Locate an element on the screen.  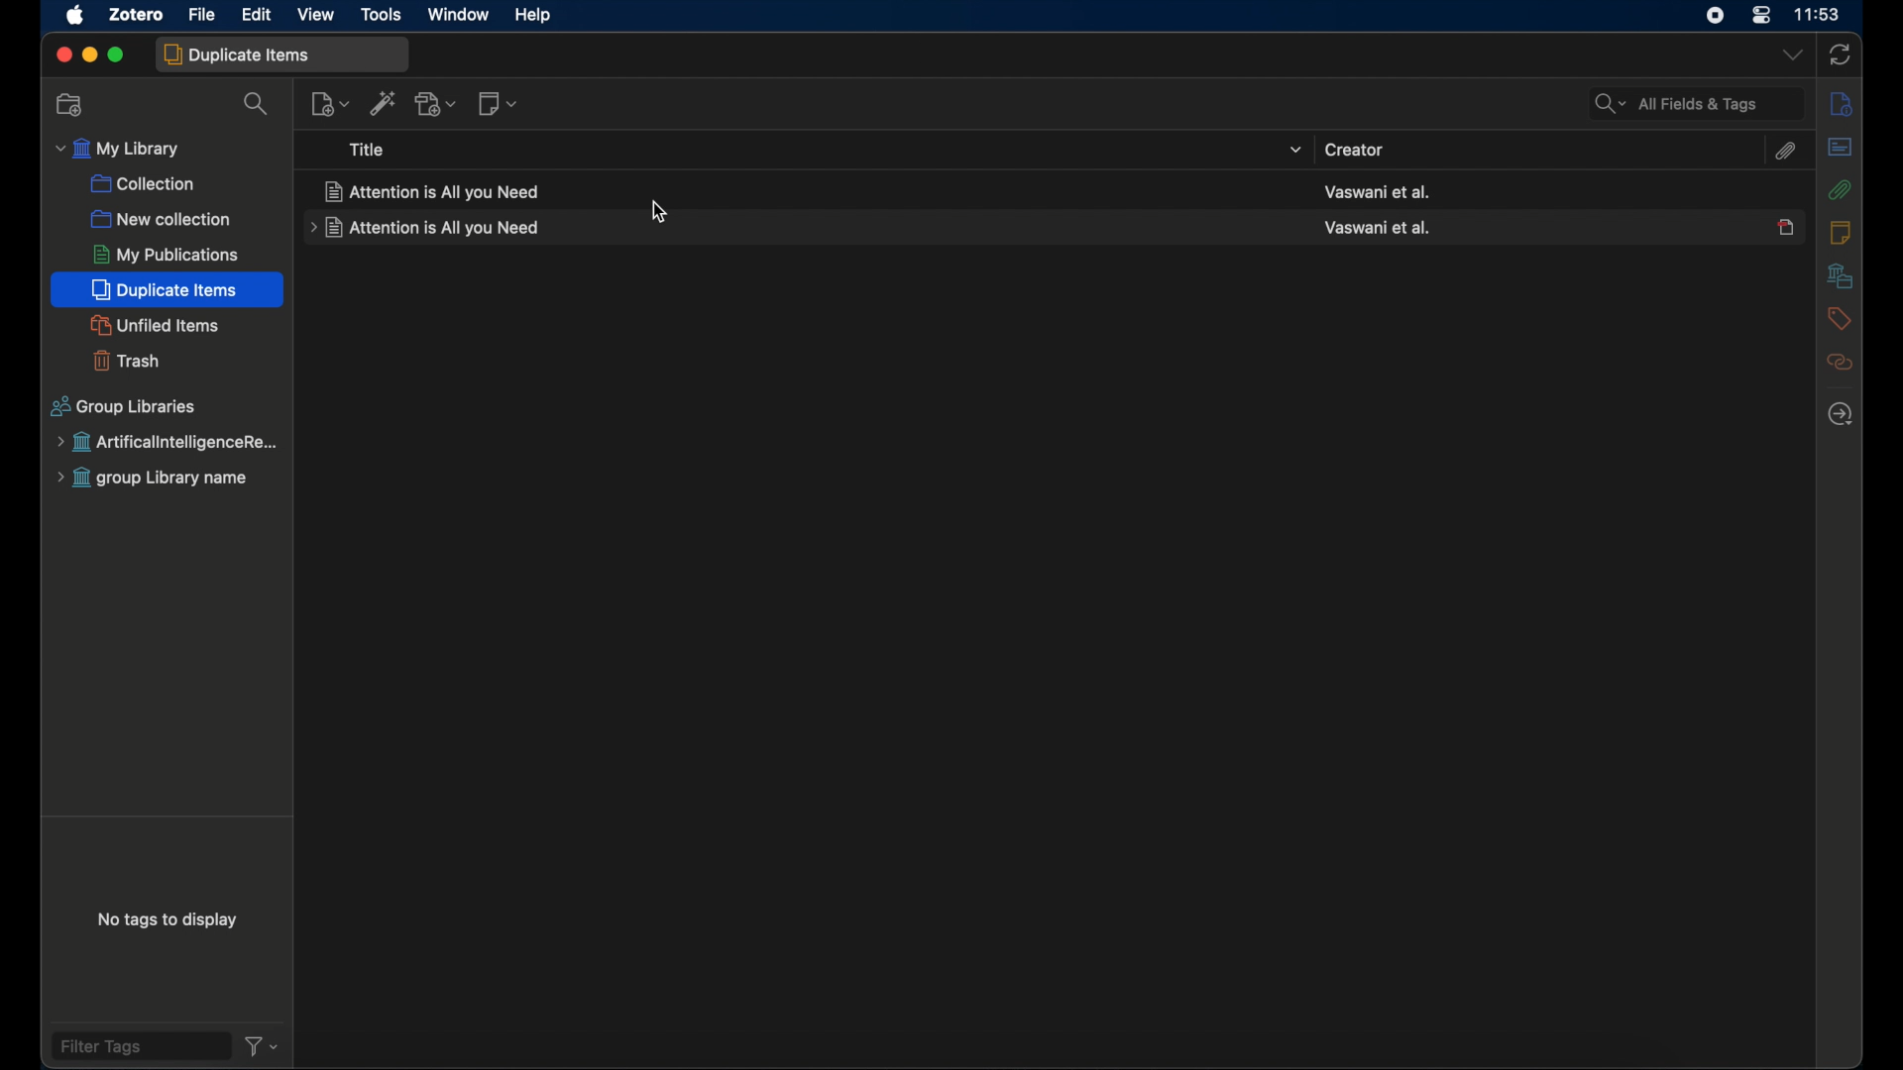
close is located at coordinates (61, 53).